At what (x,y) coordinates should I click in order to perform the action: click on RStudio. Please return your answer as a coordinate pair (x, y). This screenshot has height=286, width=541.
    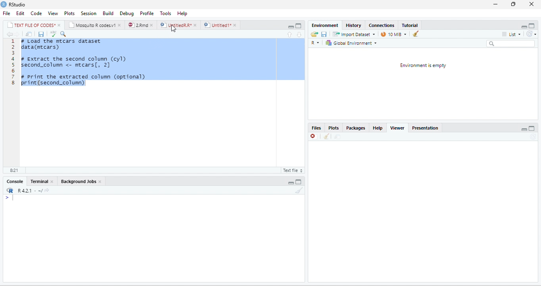
    Looking at the image, I should click on (20, 5).